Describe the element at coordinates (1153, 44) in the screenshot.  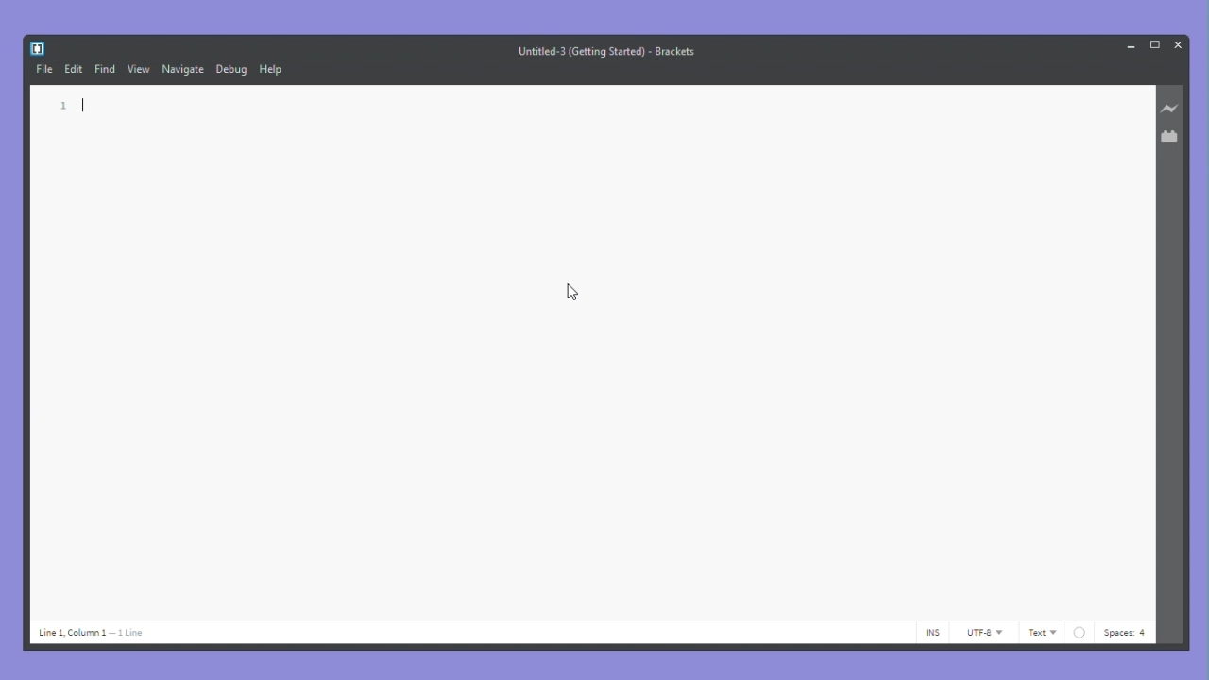
I see `Maximize` at that location.